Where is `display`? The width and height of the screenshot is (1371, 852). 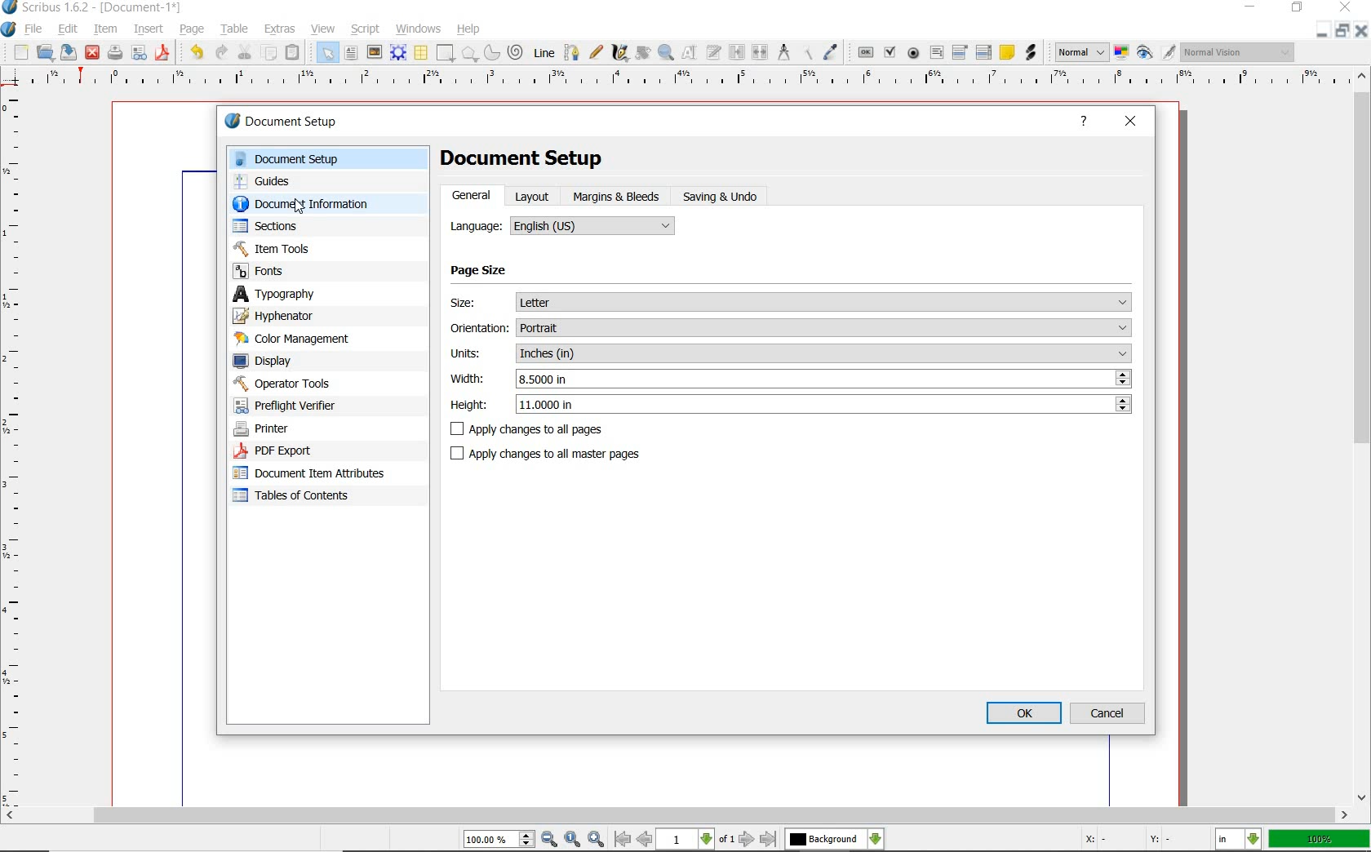
display is located at coordinates (291, 360).